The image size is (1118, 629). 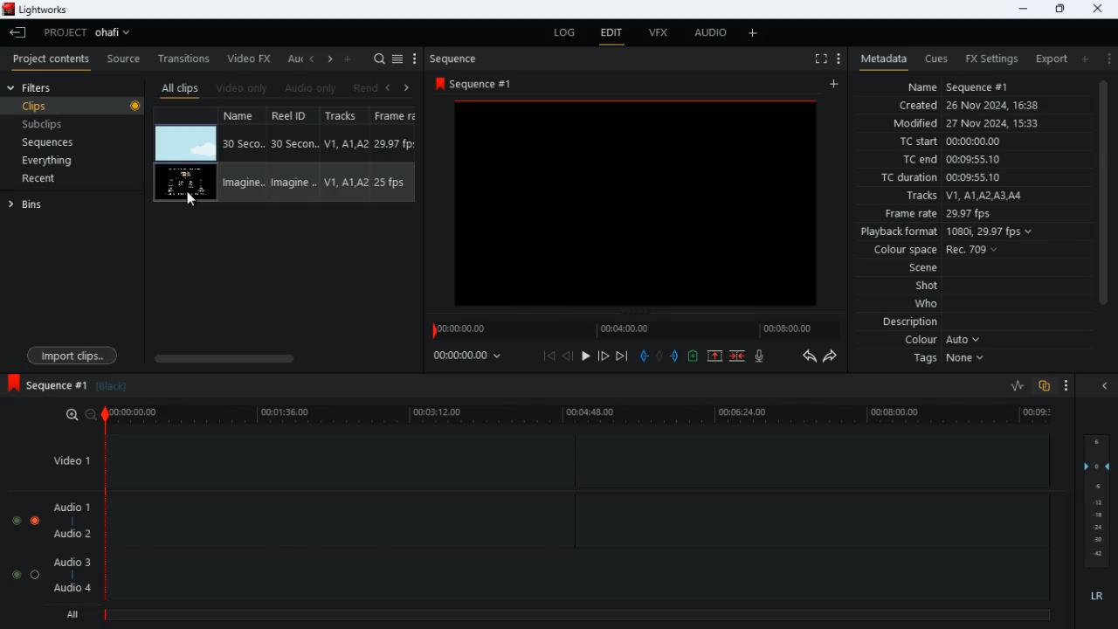 I want to click on Name, so click(x=243, y=143).